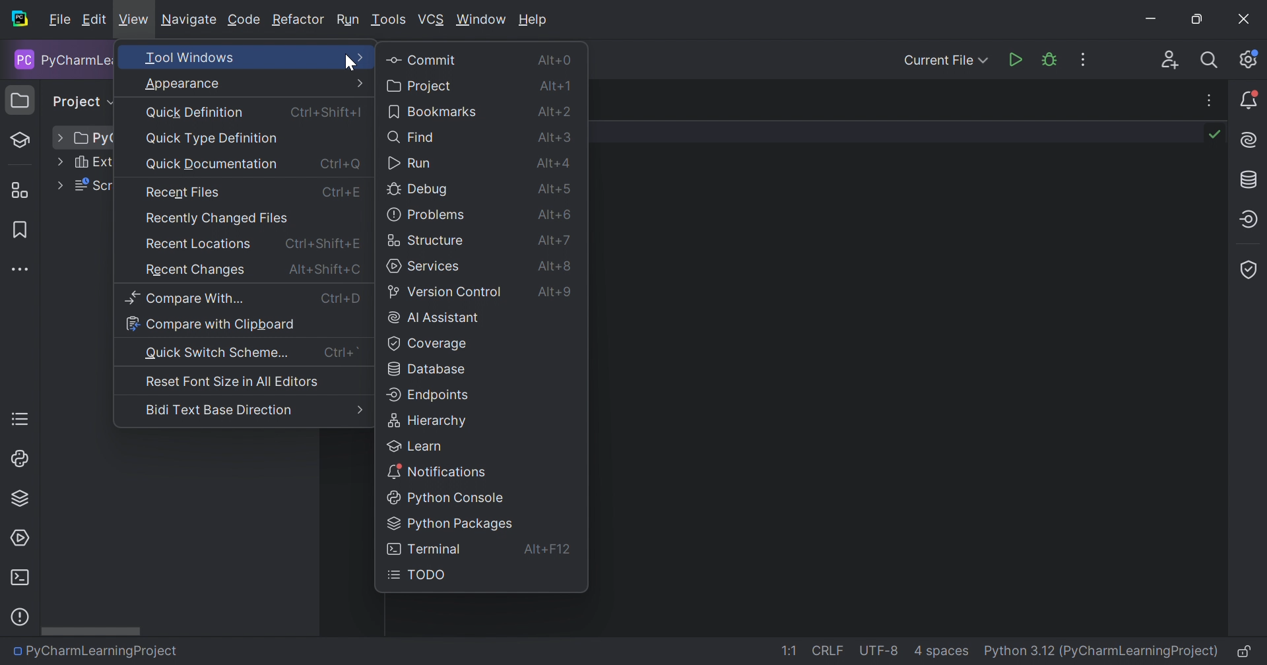  What do you see at coordinates (59, 20) in the screenshot?
I see `File` at bounding box center [59, 20].